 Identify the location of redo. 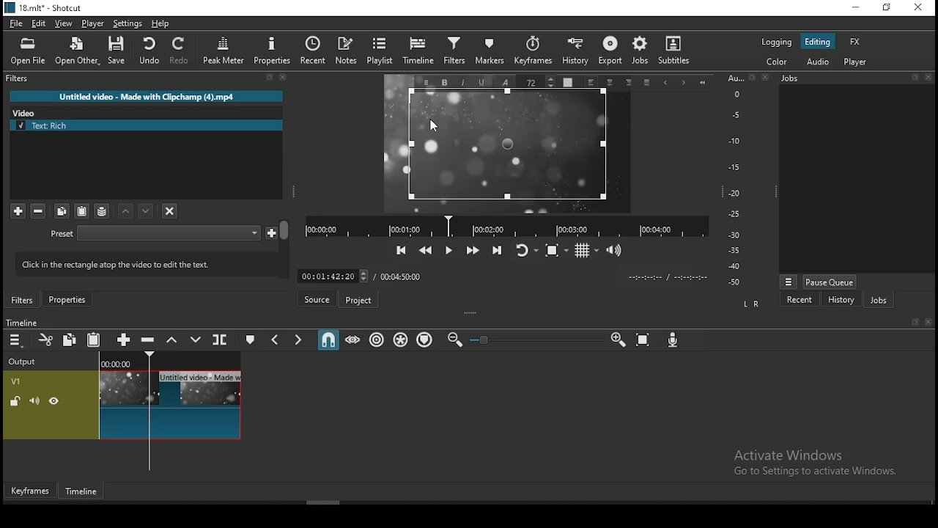
(180, 51).